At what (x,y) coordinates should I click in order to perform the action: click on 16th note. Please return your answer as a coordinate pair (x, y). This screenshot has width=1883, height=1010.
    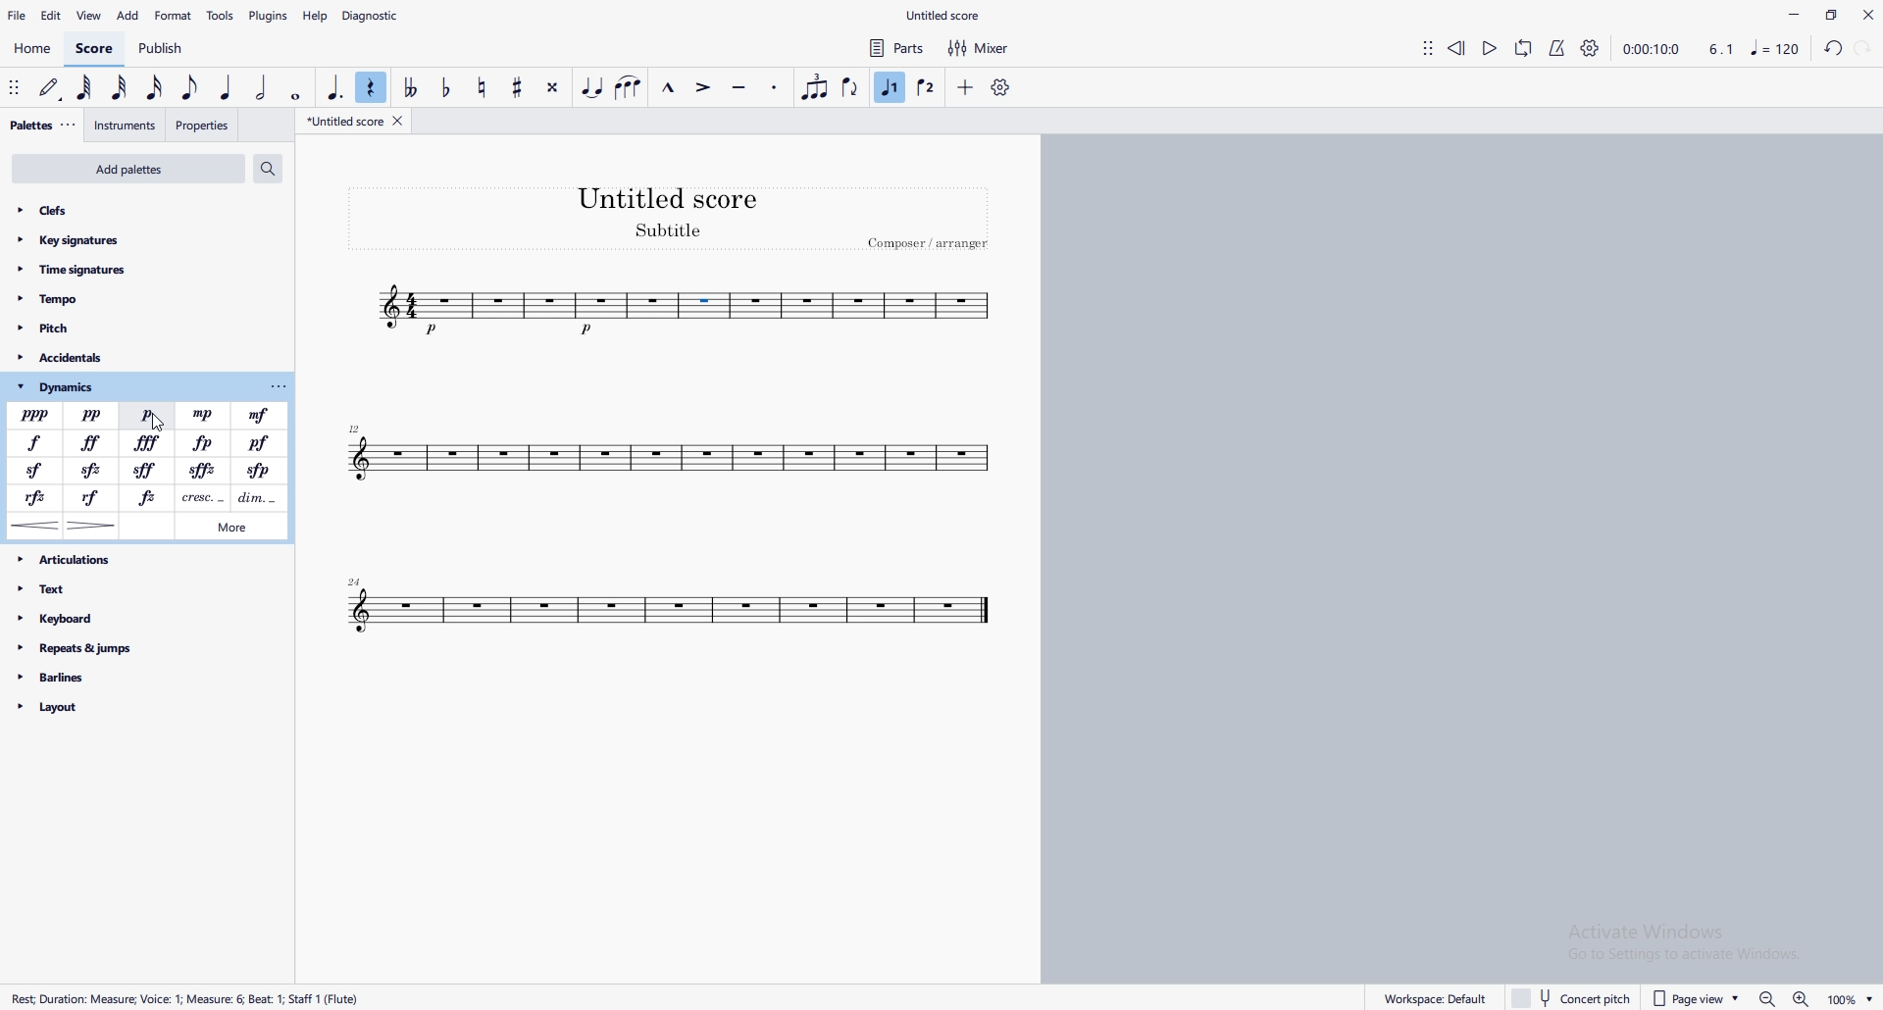
    Looking at the image, I should click on (155, 88).